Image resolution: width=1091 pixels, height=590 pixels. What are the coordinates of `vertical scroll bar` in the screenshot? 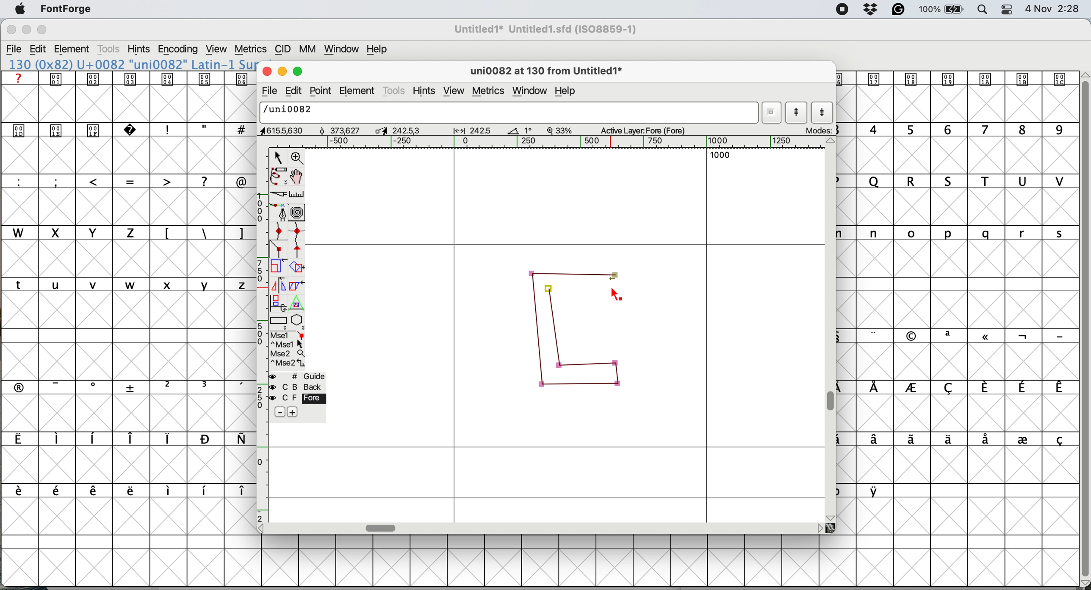 It's located at (833, 402).